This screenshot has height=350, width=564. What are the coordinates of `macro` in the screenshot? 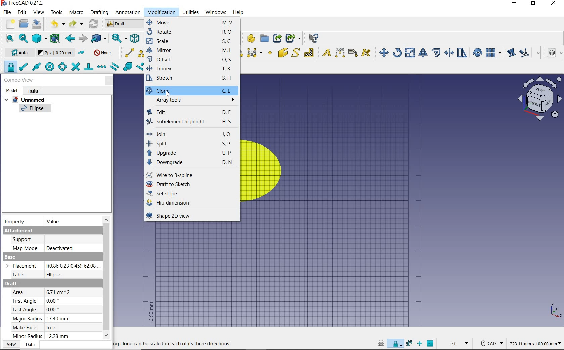 It's located at (76, 13).